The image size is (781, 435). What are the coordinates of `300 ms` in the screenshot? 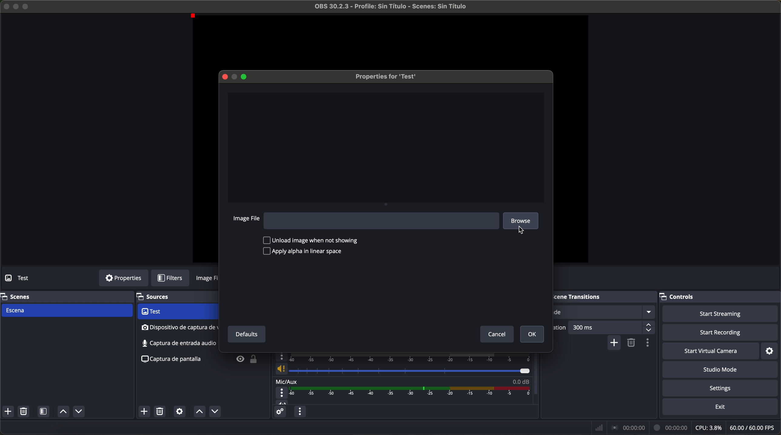 It's located at (612, 329).